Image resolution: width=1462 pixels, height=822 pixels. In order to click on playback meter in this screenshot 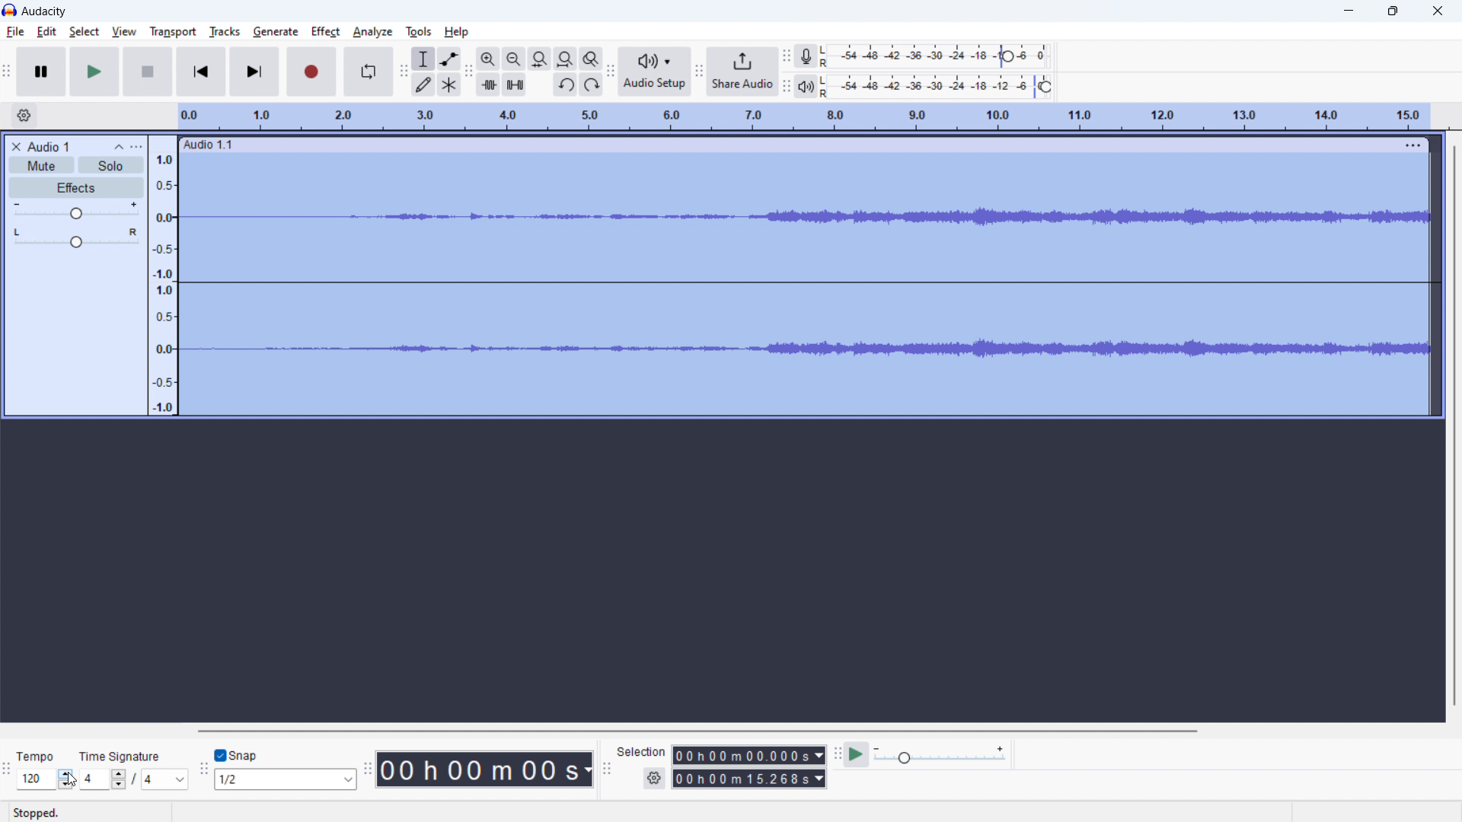, I will do `click(803, 86)`.